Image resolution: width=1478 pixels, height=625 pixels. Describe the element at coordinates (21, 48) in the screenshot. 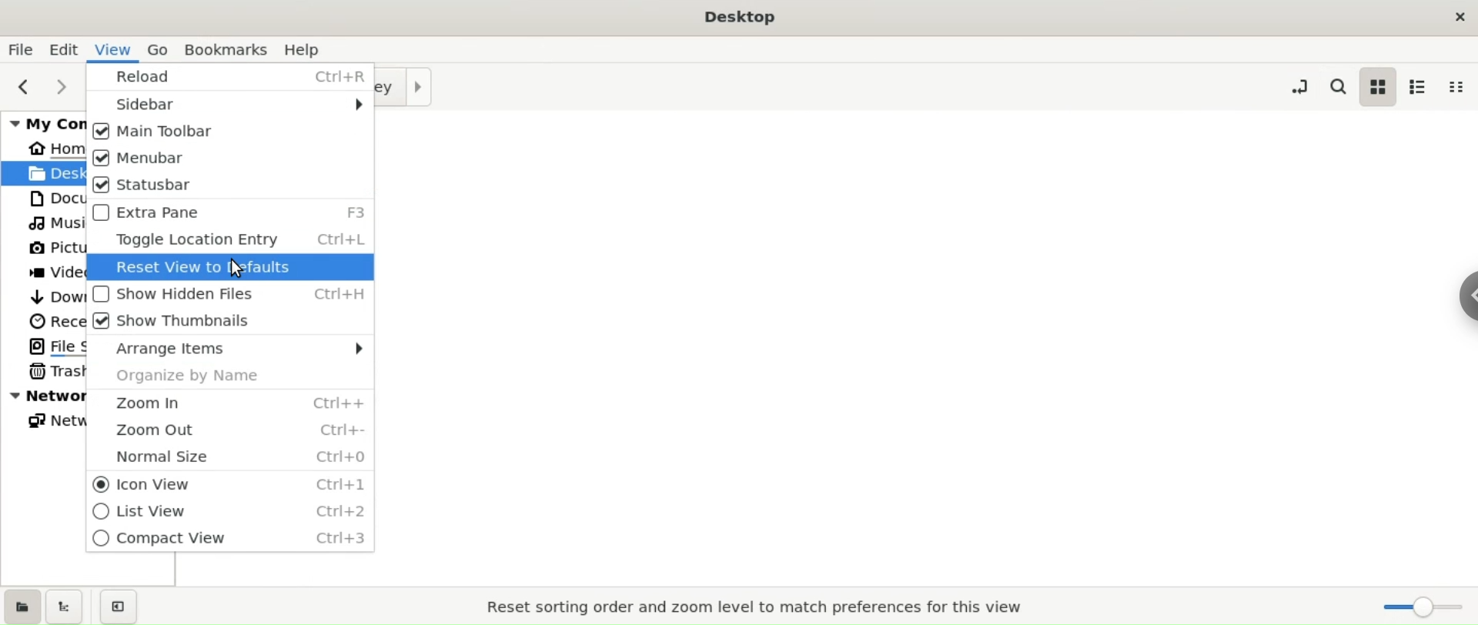

I see `file` at that location.